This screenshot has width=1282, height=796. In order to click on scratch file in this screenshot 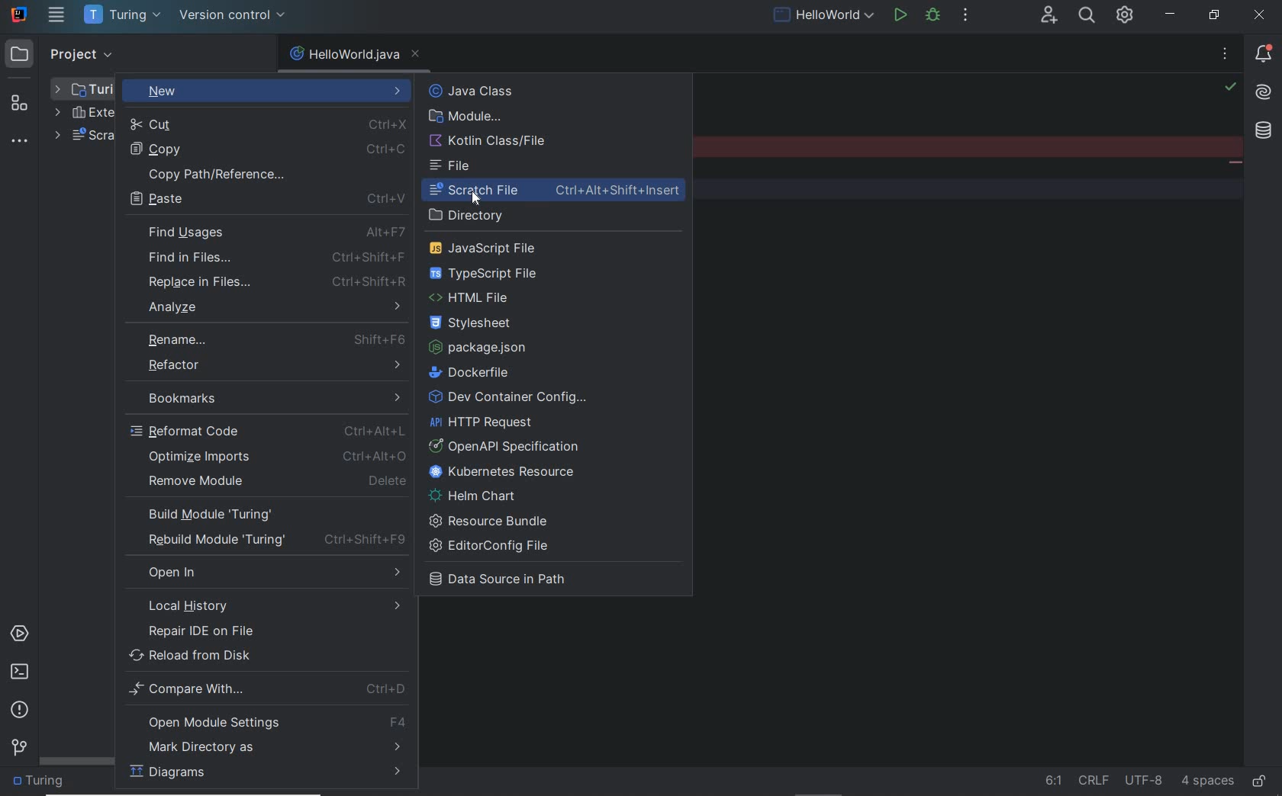, I will do `click(559, 191)`.